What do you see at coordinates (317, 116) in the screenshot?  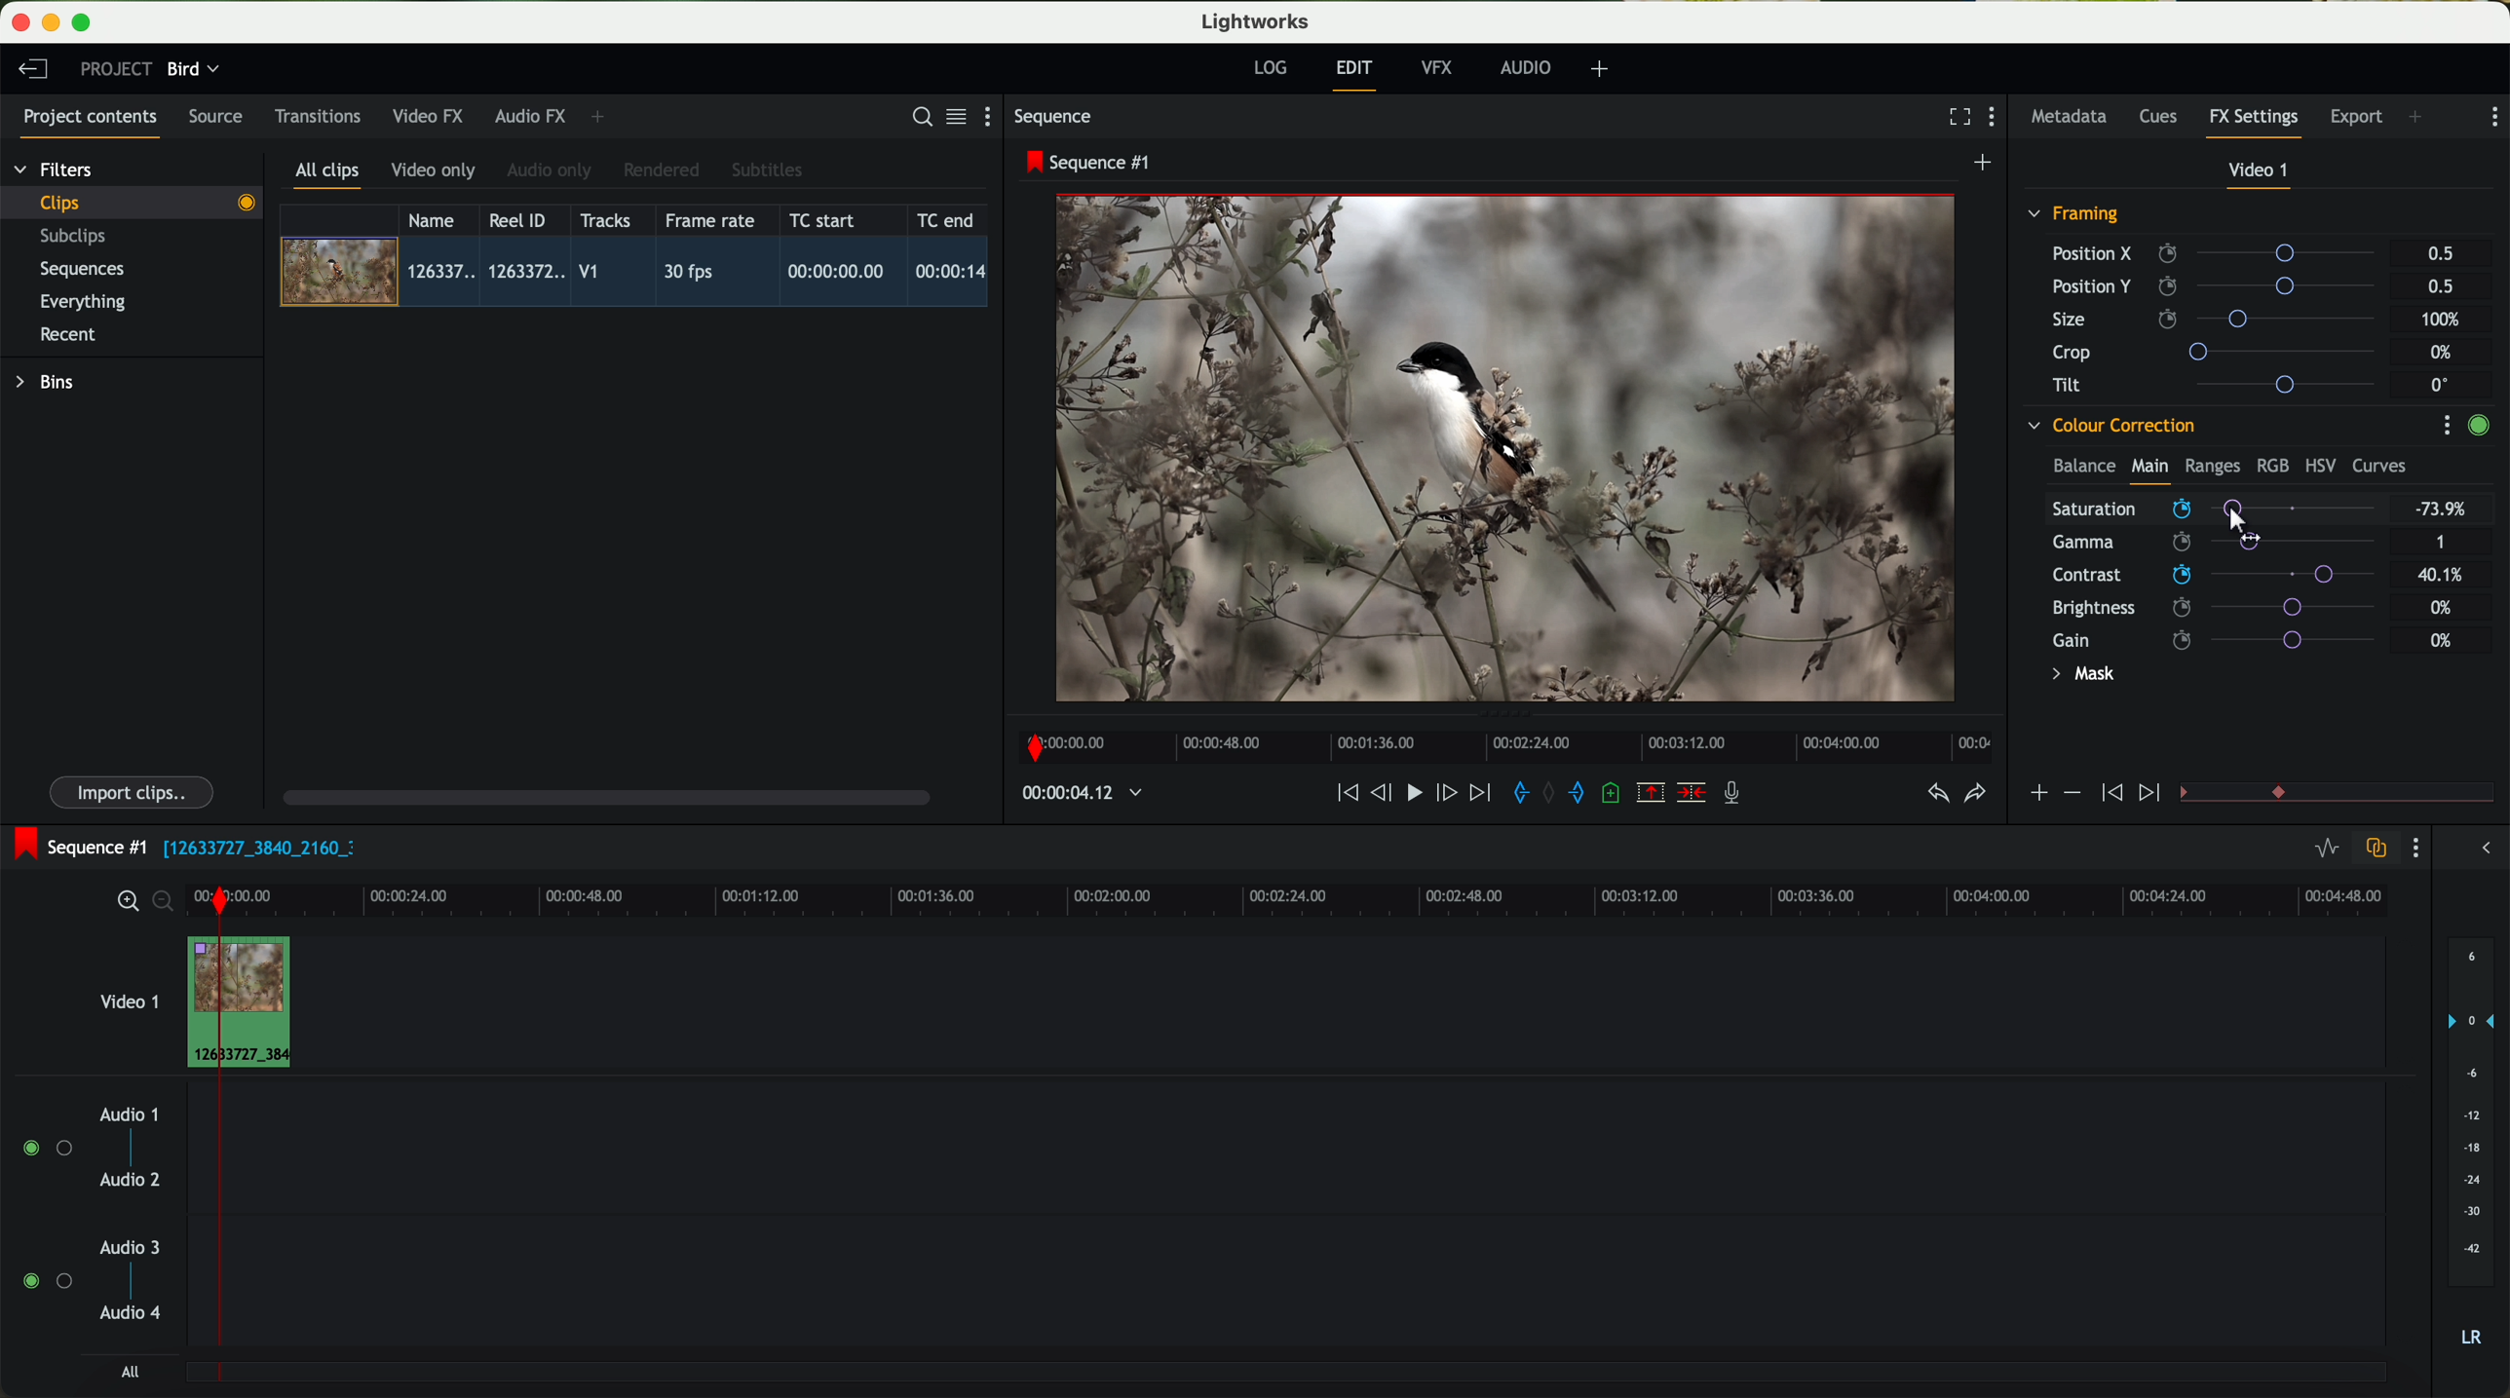 I see `transitions` at bounding box center [317, 116].